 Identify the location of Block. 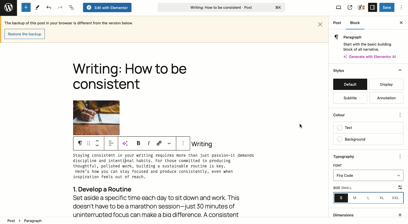
(357, 23).